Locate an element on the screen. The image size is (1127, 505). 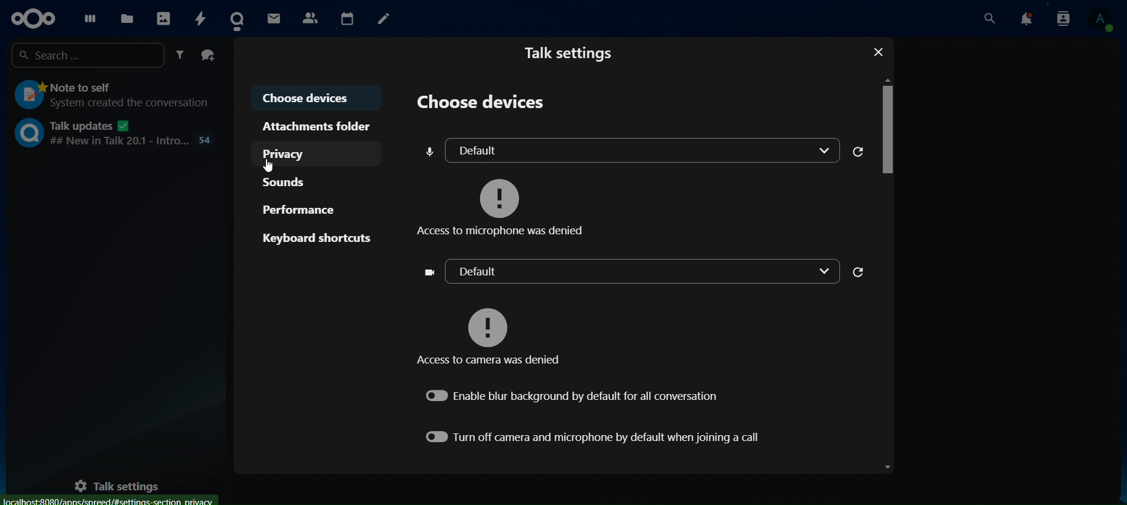
contact is located at coordinates (310, 16).